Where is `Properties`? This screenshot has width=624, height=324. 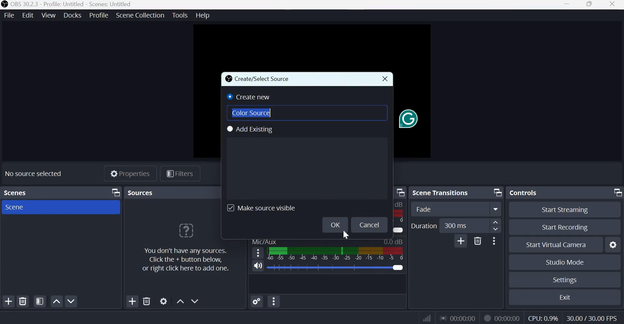
Properties is located at coordinates (130, 174).